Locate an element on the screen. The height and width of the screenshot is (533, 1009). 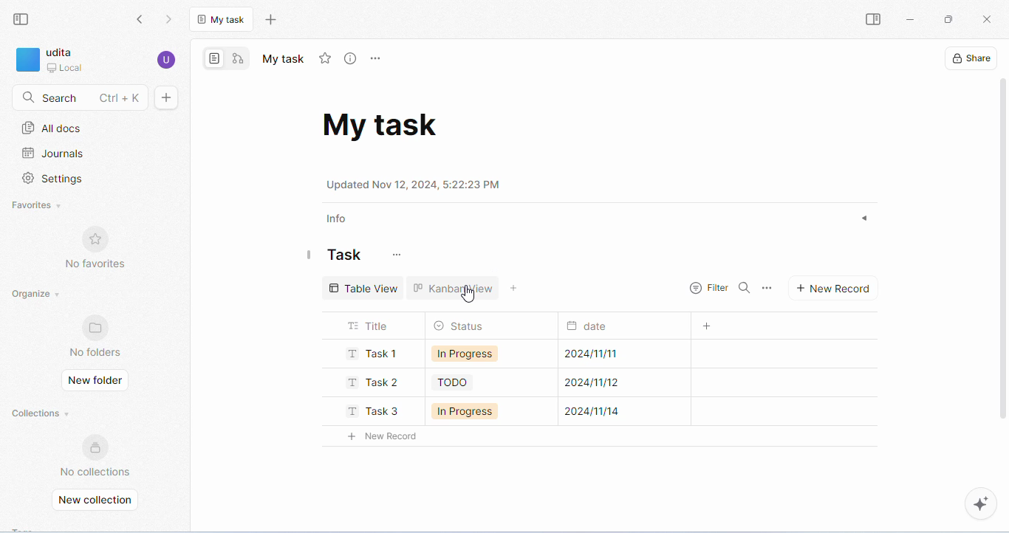
settings is located at coordinates (53, 179).